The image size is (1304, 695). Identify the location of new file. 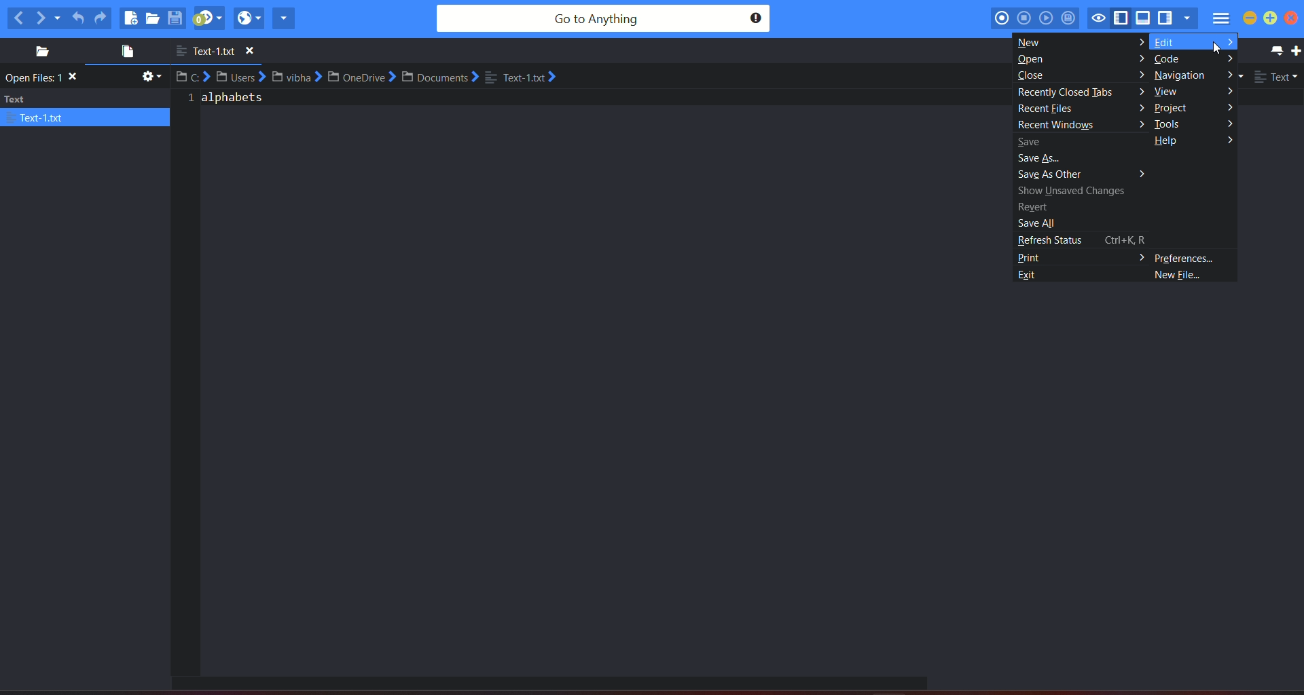
(1182, 276).